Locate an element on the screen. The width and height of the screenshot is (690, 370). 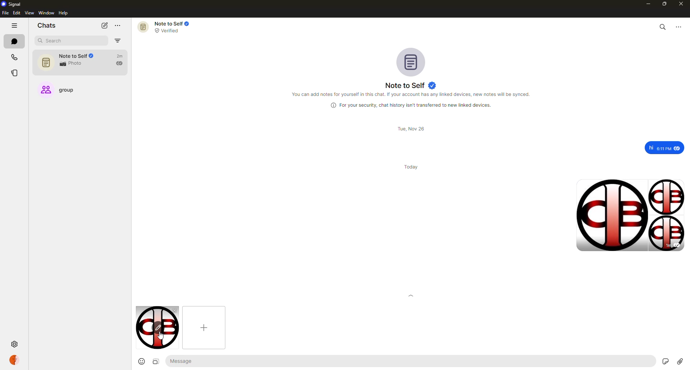
emoji is located at coordinates (141, 361).